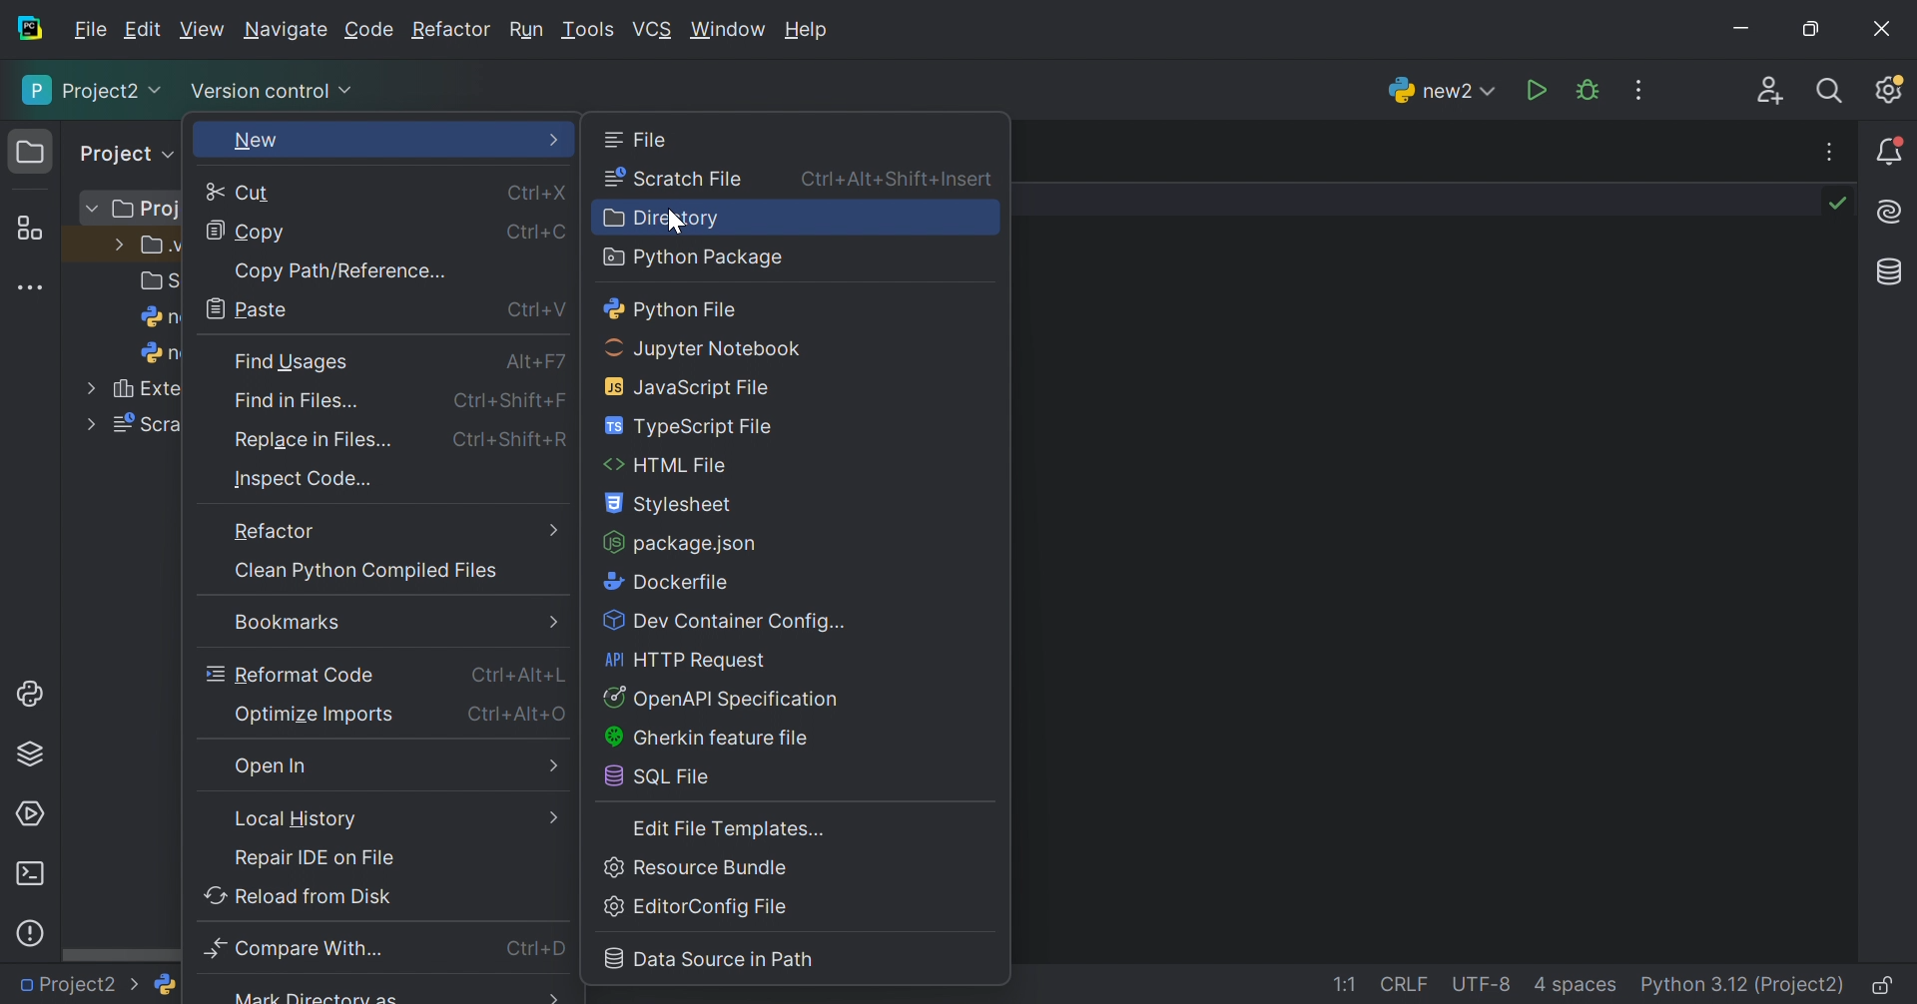  I want to click on Database, so click(1891, 273).